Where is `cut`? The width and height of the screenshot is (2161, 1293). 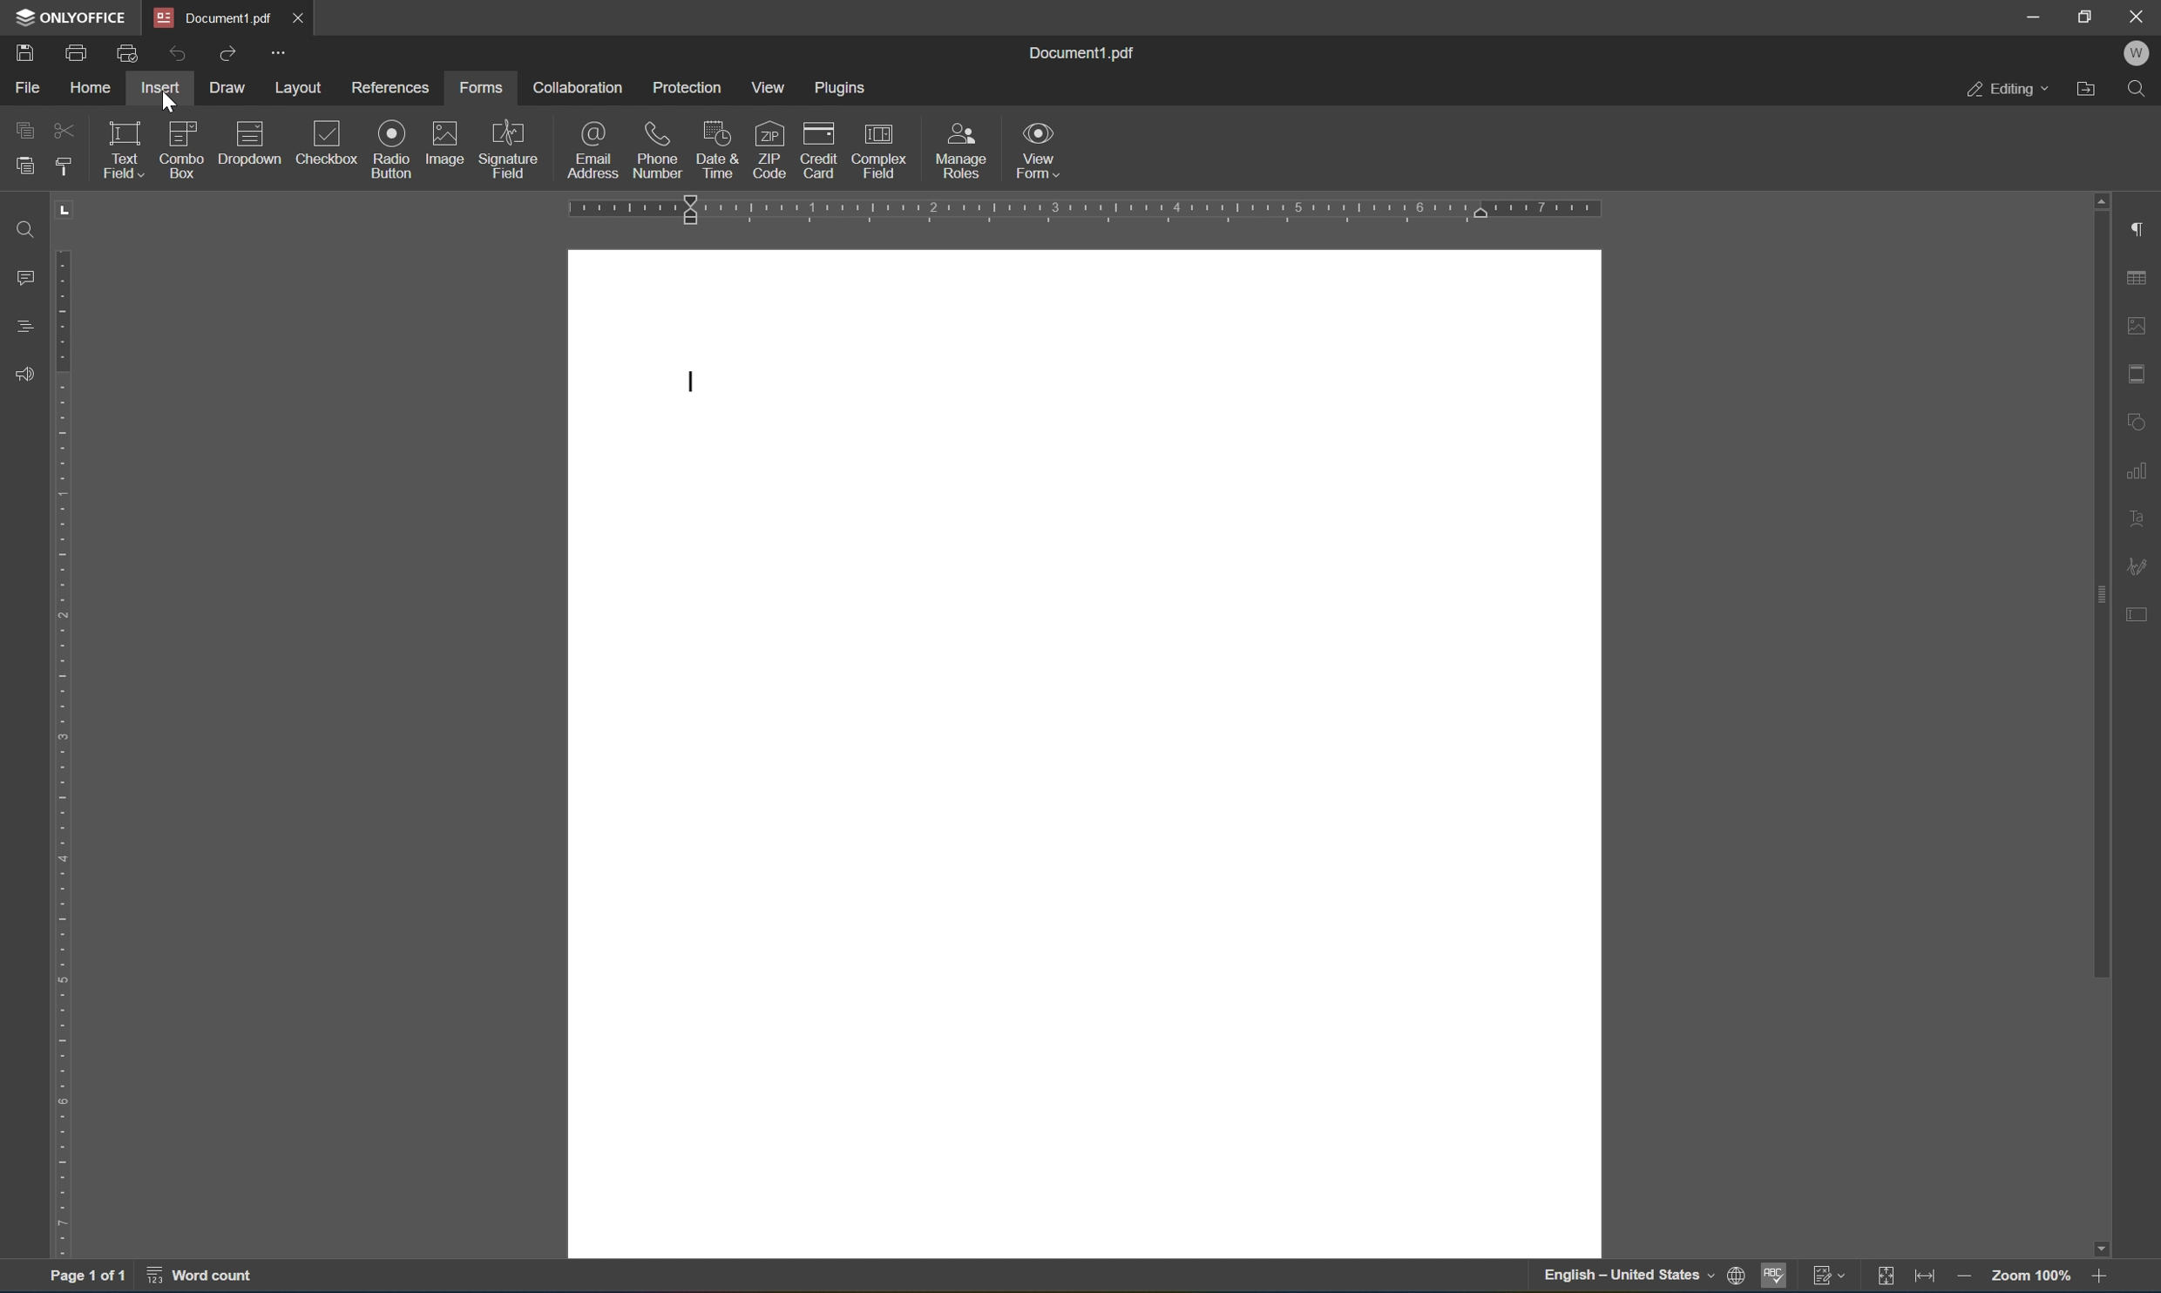 cut is located at coordinates (62, 127).